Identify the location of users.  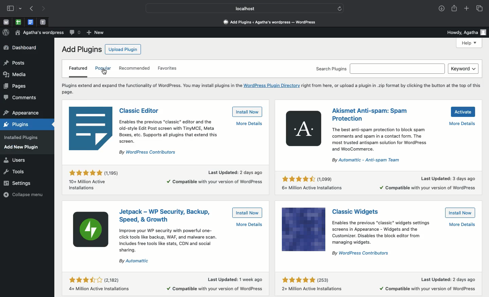
(15, 160).